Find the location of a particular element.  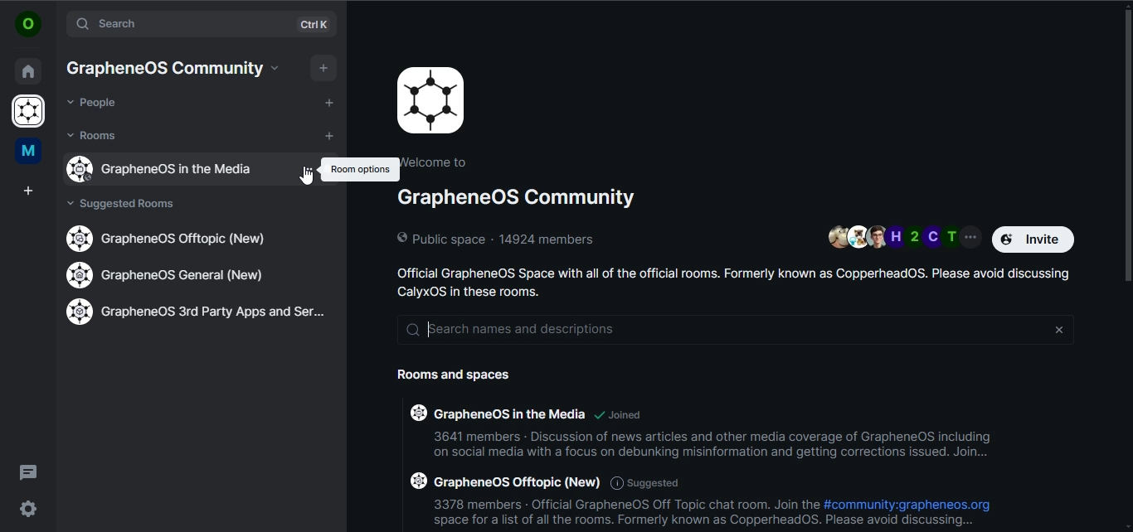

welcome to GrapheneOS Community is located at coordinates (520, 181).